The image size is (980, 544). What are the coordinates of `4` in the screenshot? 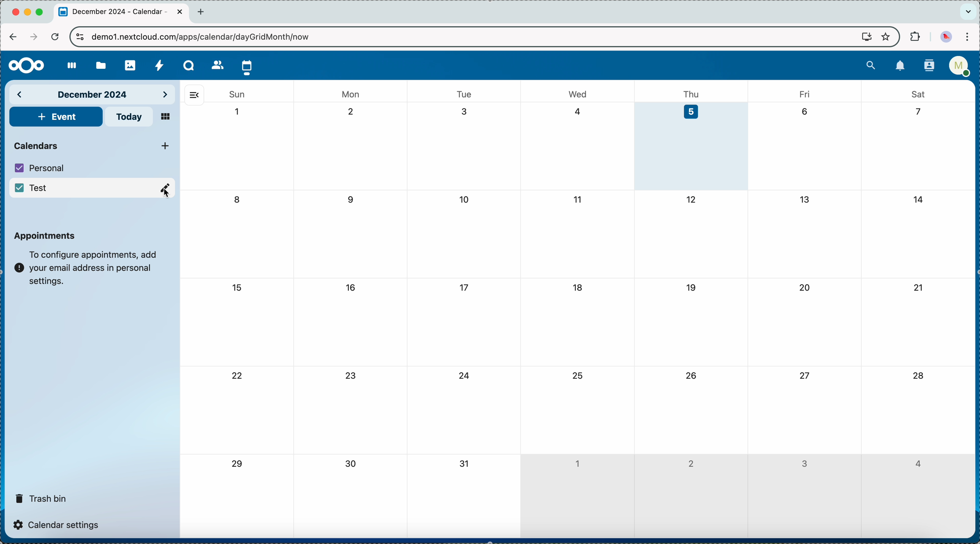 It's located at (917, 464).